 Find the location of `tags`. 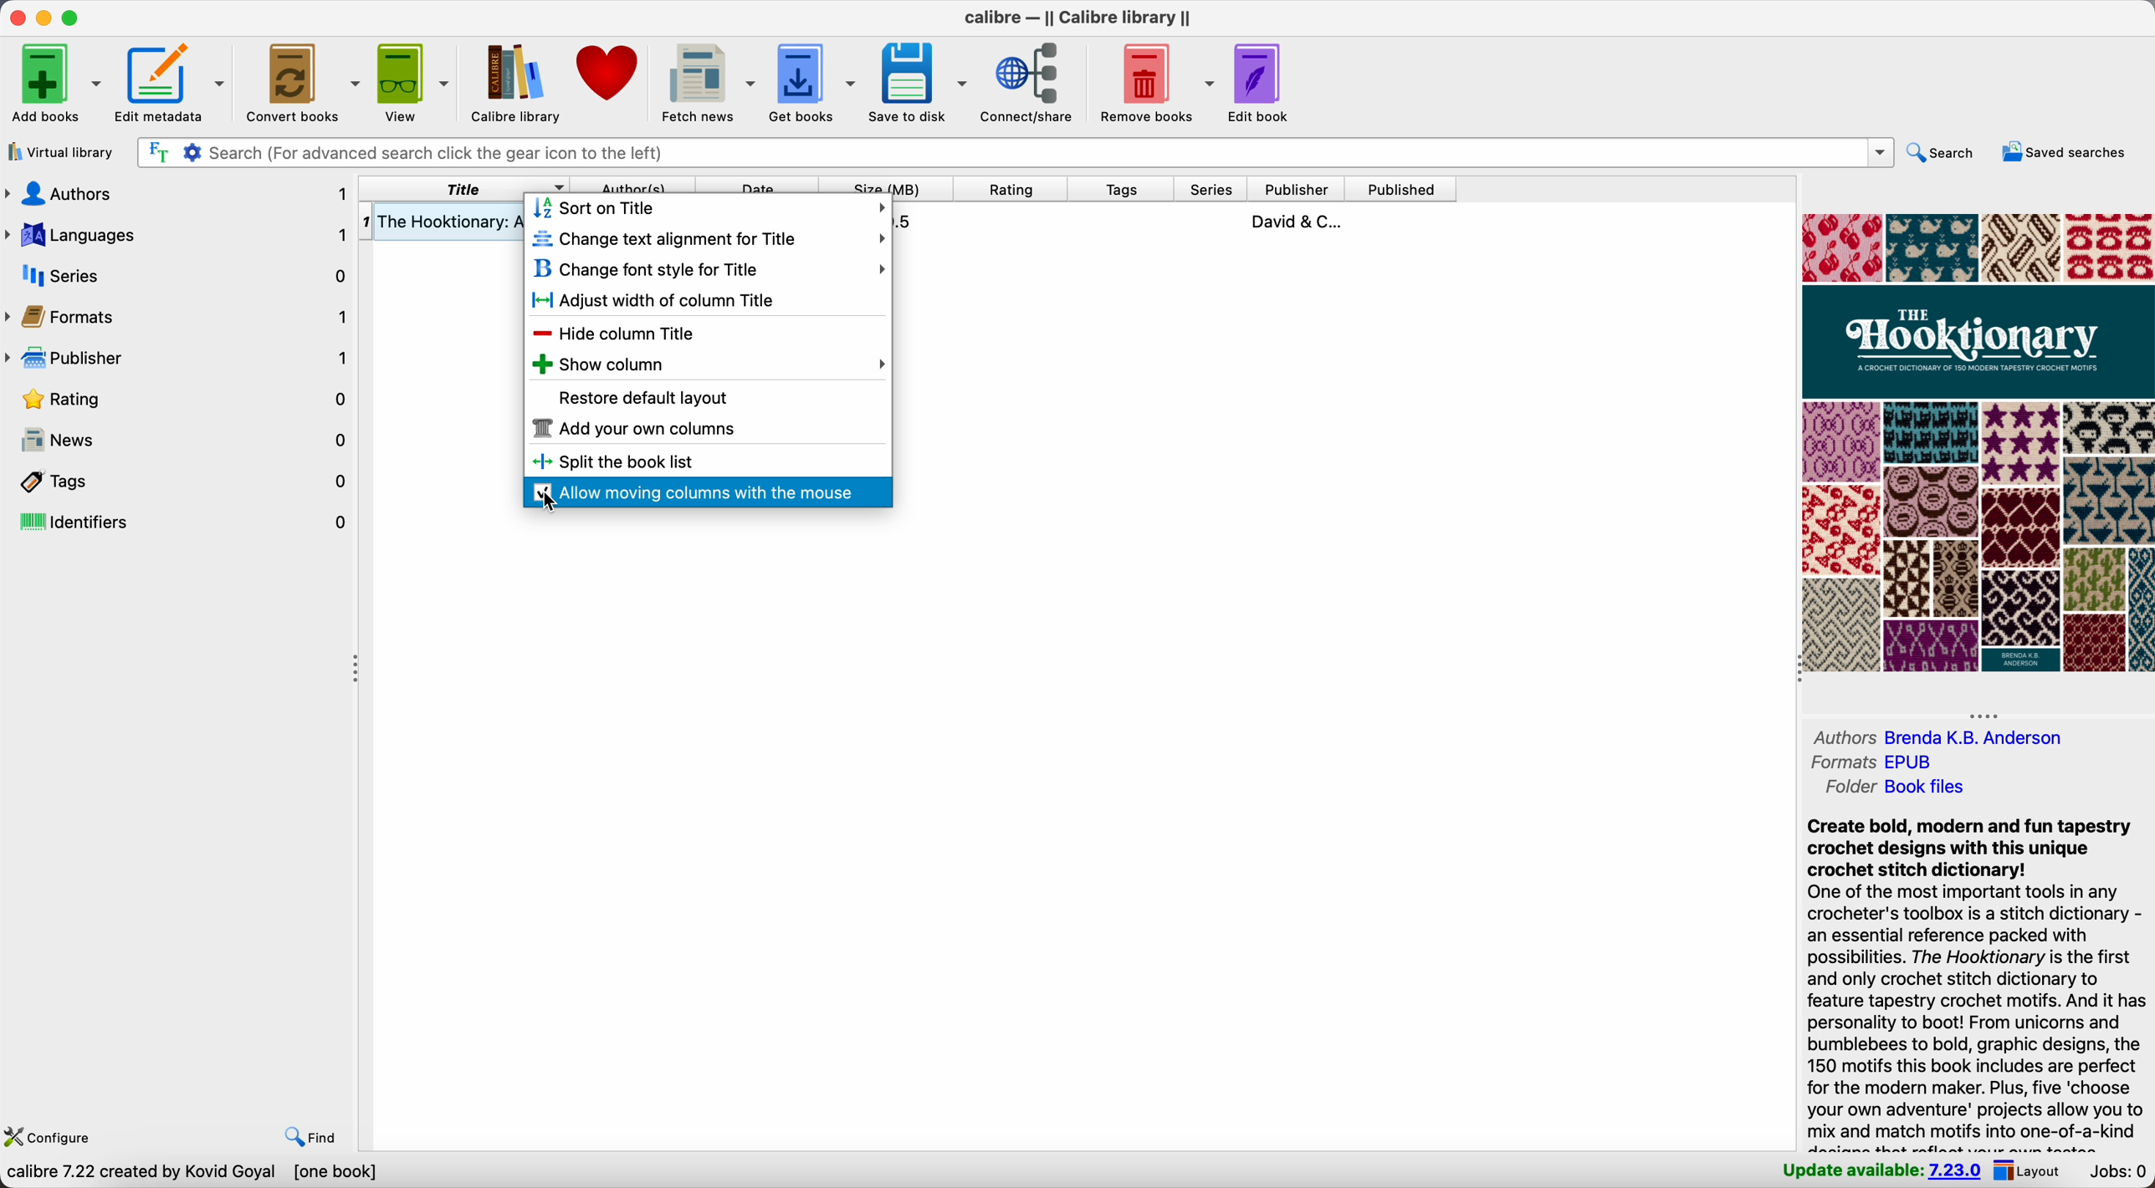

tags is located at coordinates (1119, 188).